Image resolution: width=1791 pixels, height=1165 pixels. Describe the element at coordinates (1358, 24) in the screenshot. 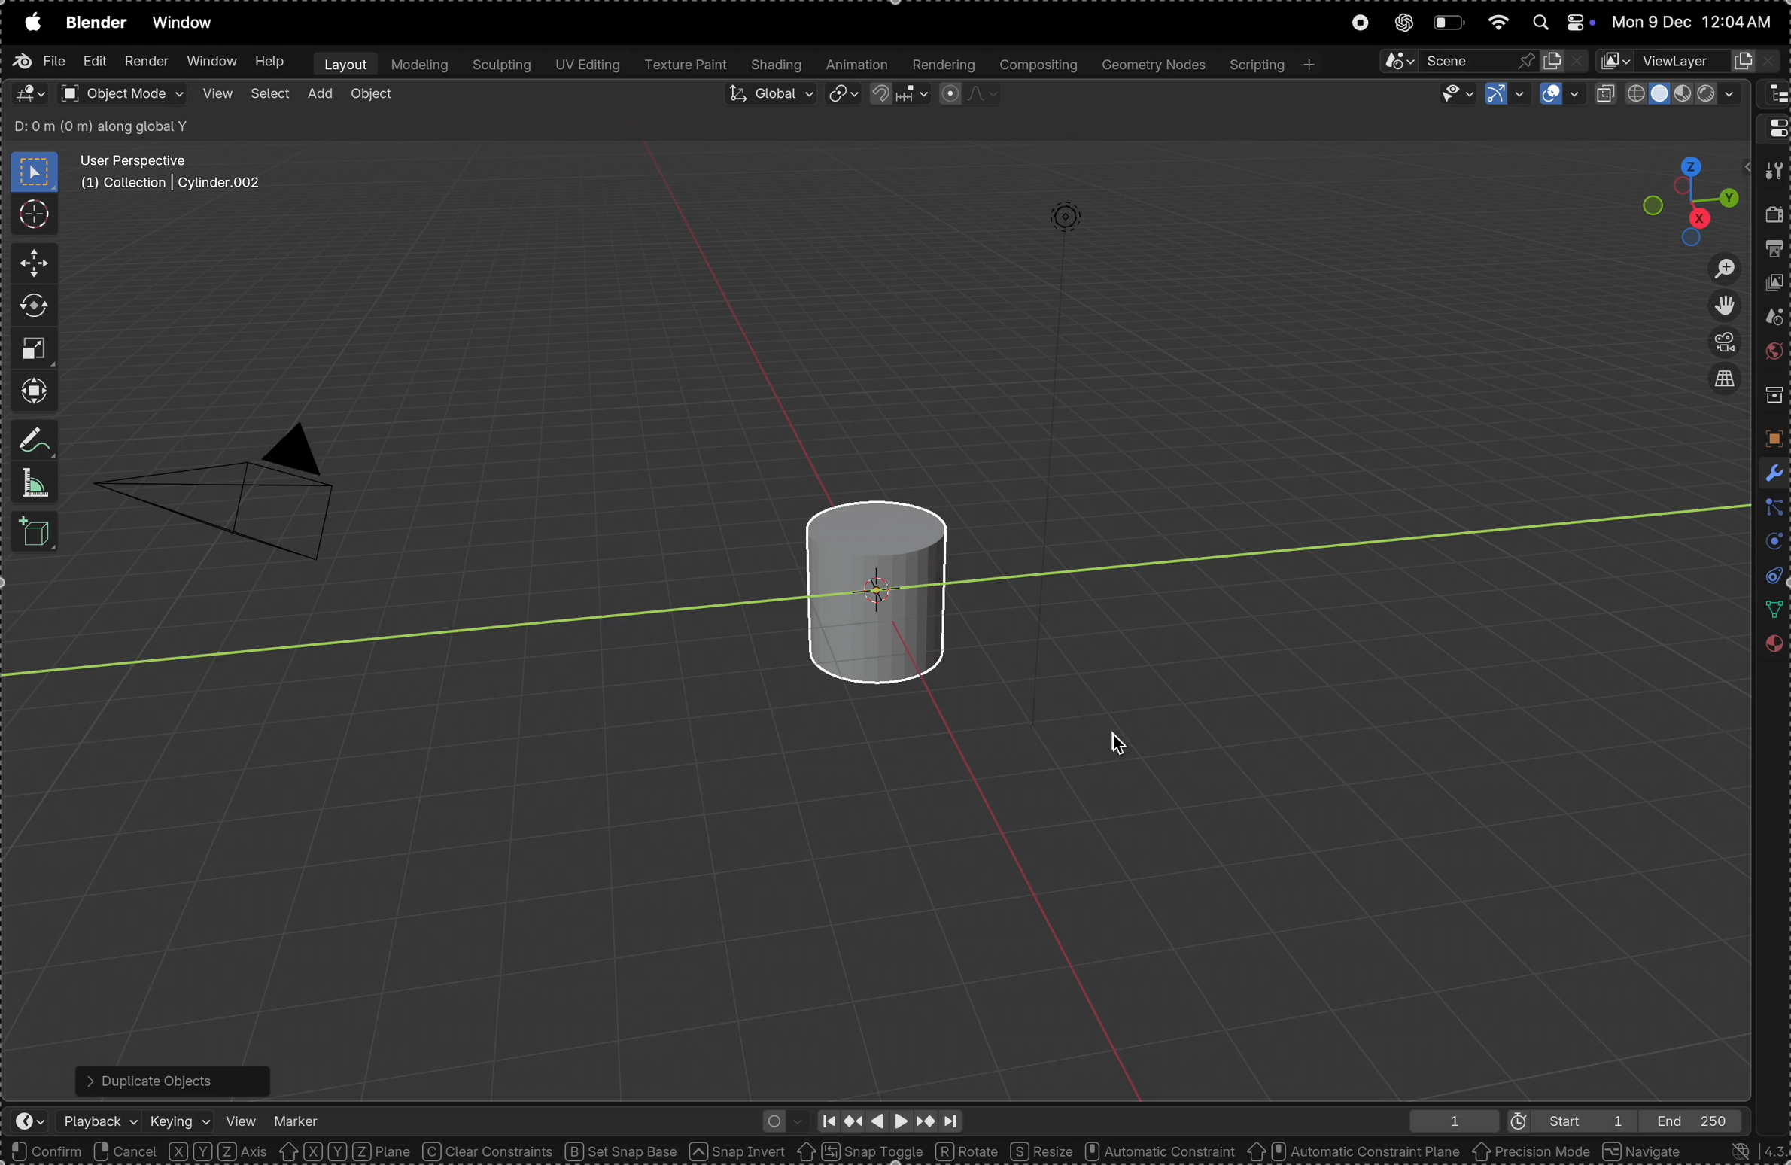

I see `record` at that location.